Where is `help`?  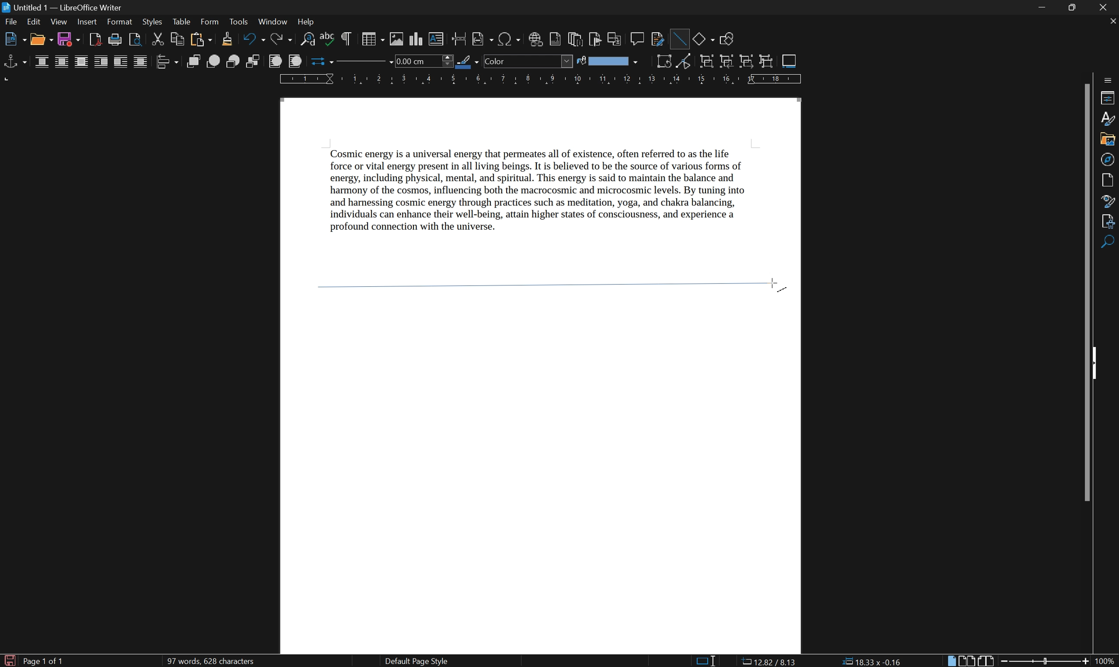 help is located at coordinates (309, 22).